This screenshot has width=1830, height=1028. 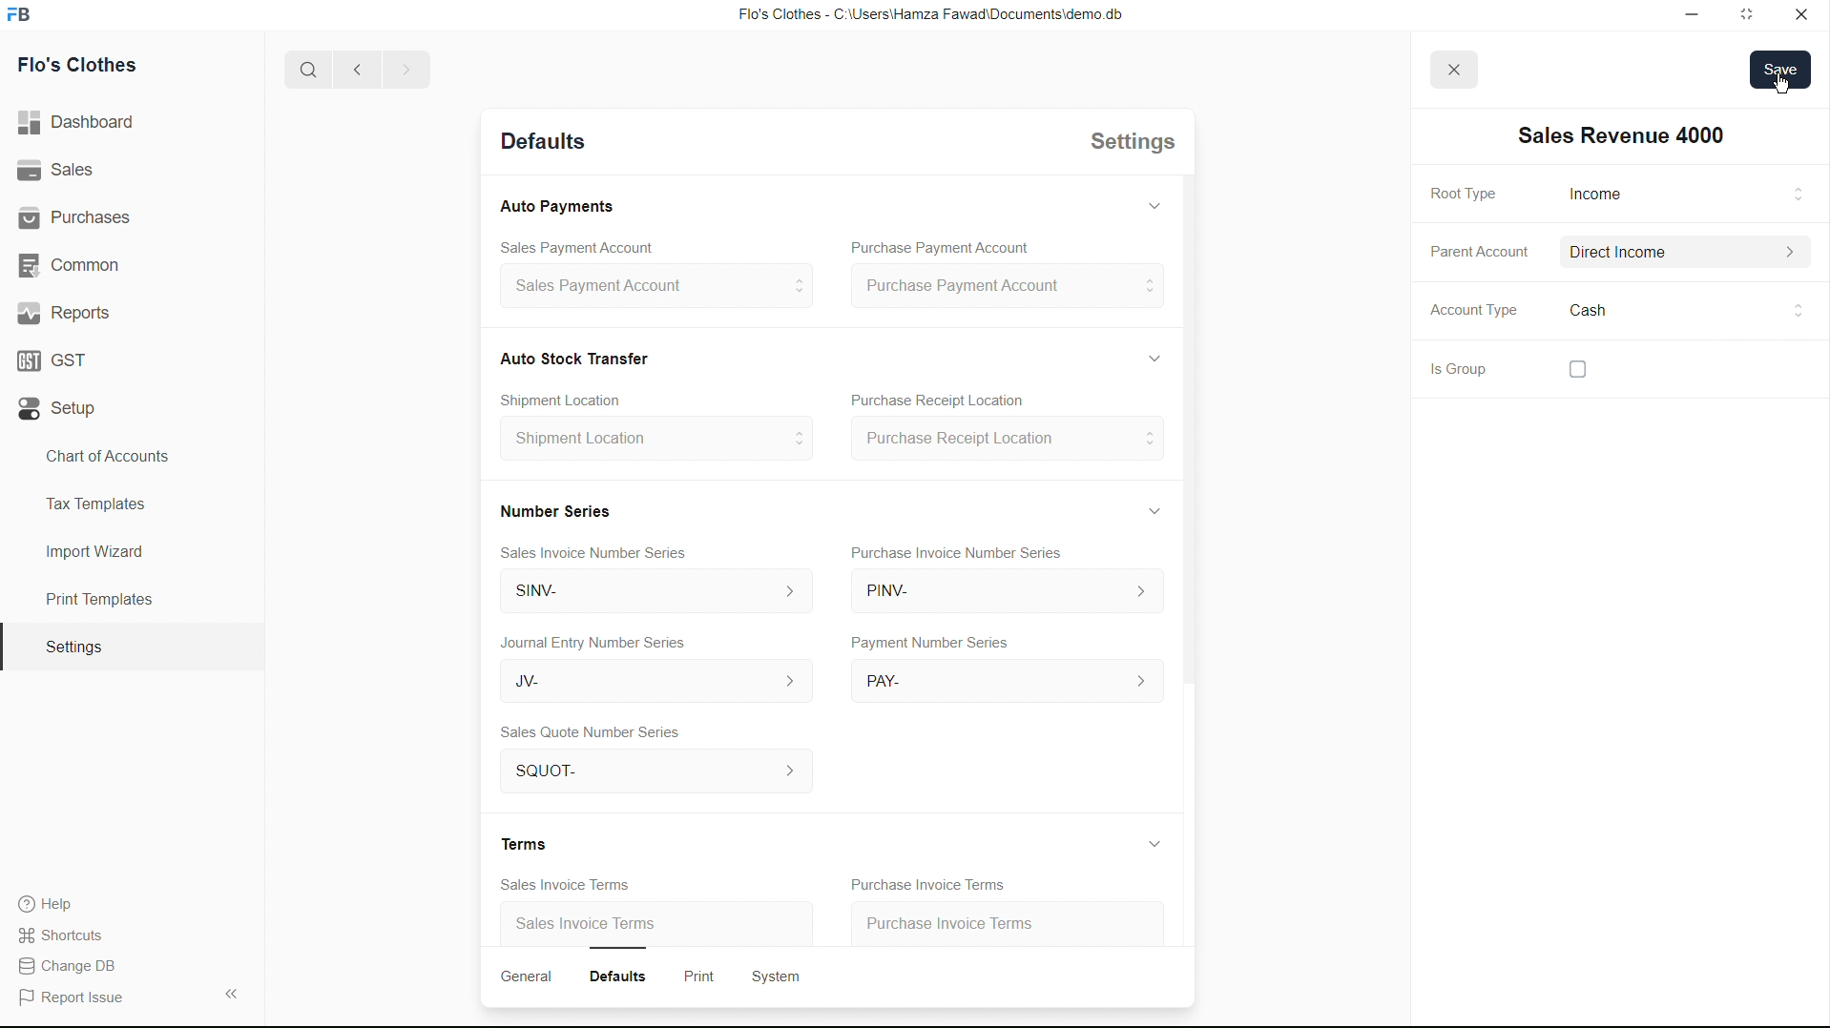 I want to click on GST, so click(x=59, y=356).